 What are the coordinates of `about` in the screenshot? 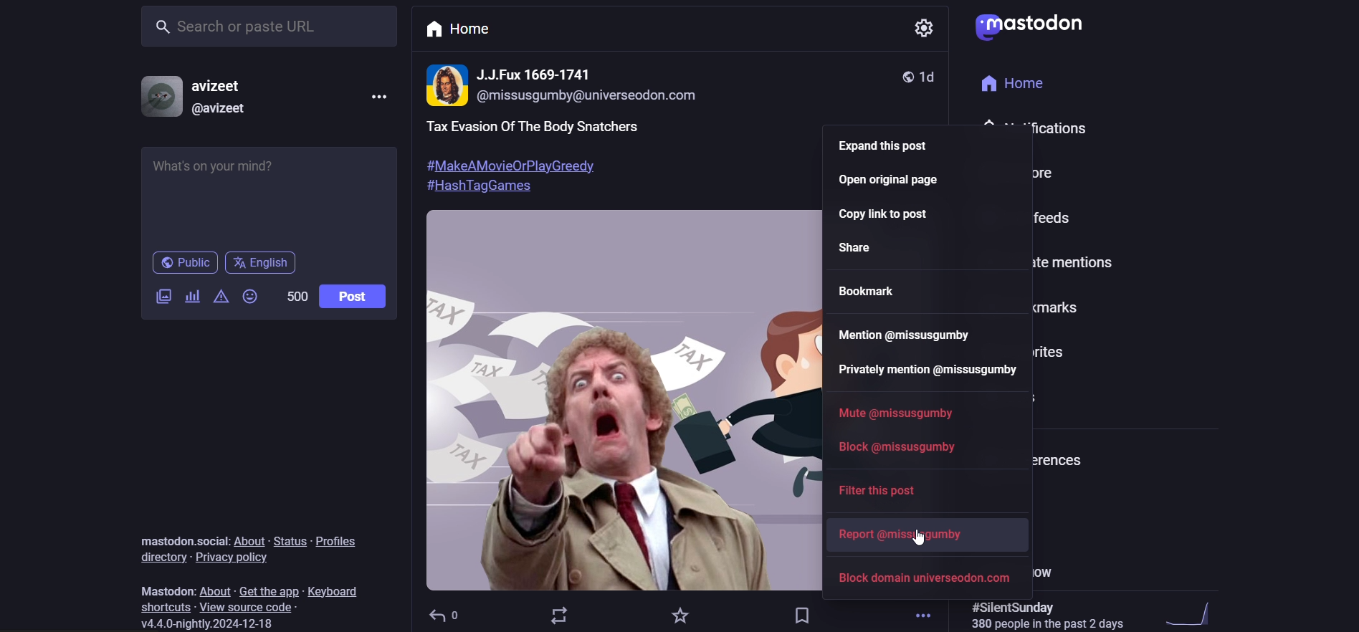 It's located at (219, 590).